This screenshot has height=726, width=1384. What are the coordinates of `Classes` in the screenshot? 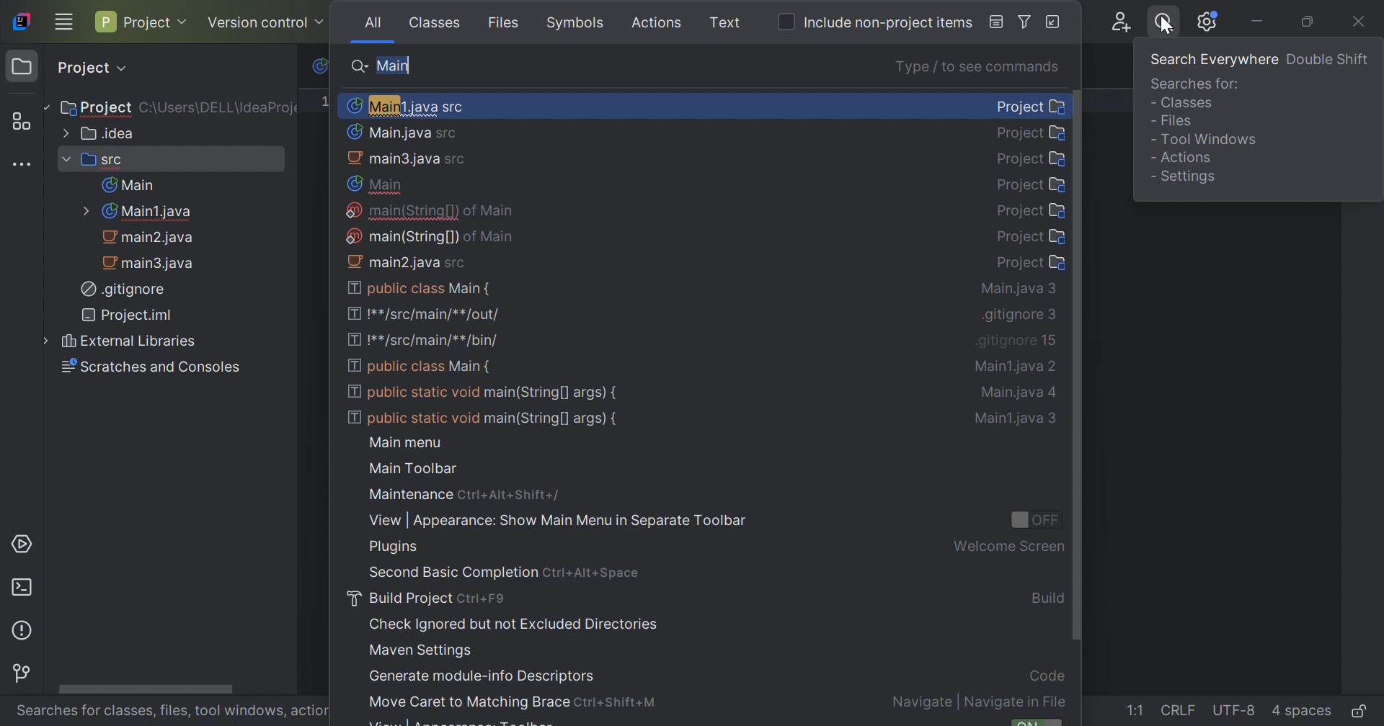 It's located at (437, 24).